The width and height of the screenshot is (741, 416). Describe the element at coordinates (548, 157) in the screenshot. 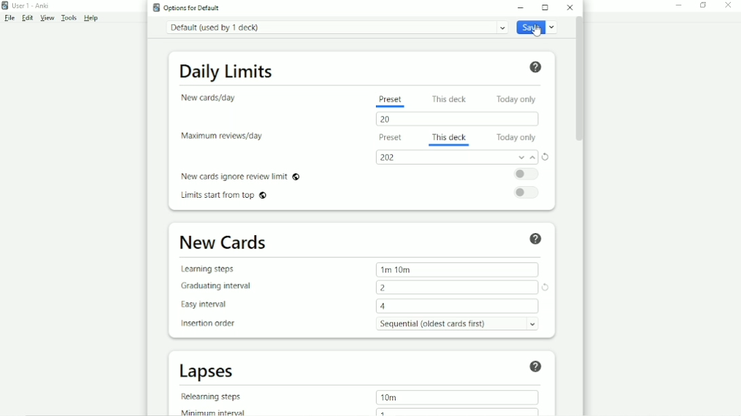

I see `Restore this setting to its default value` at that location.